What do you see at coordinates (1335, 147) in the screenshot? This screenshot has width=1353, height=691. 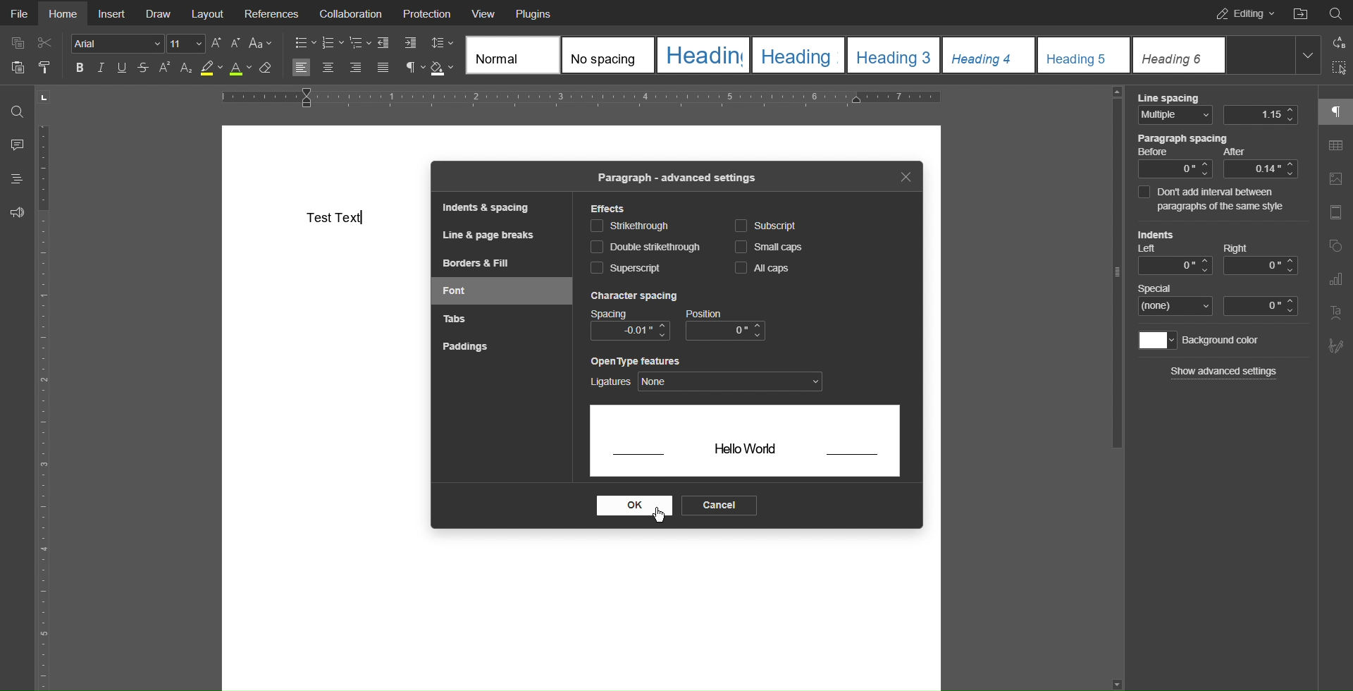 I see `Table Settings` at bounding box center [1335, 147].